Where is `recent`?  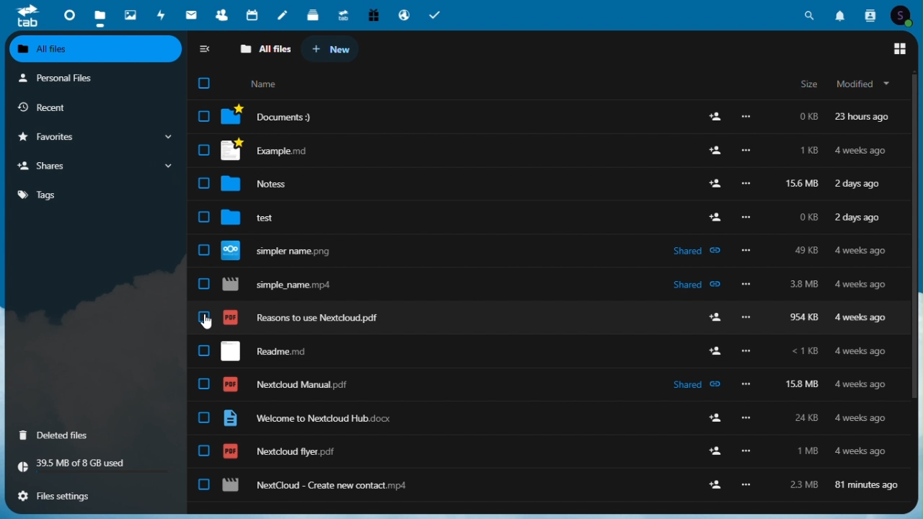
recent is located at coordinates (94, 107).